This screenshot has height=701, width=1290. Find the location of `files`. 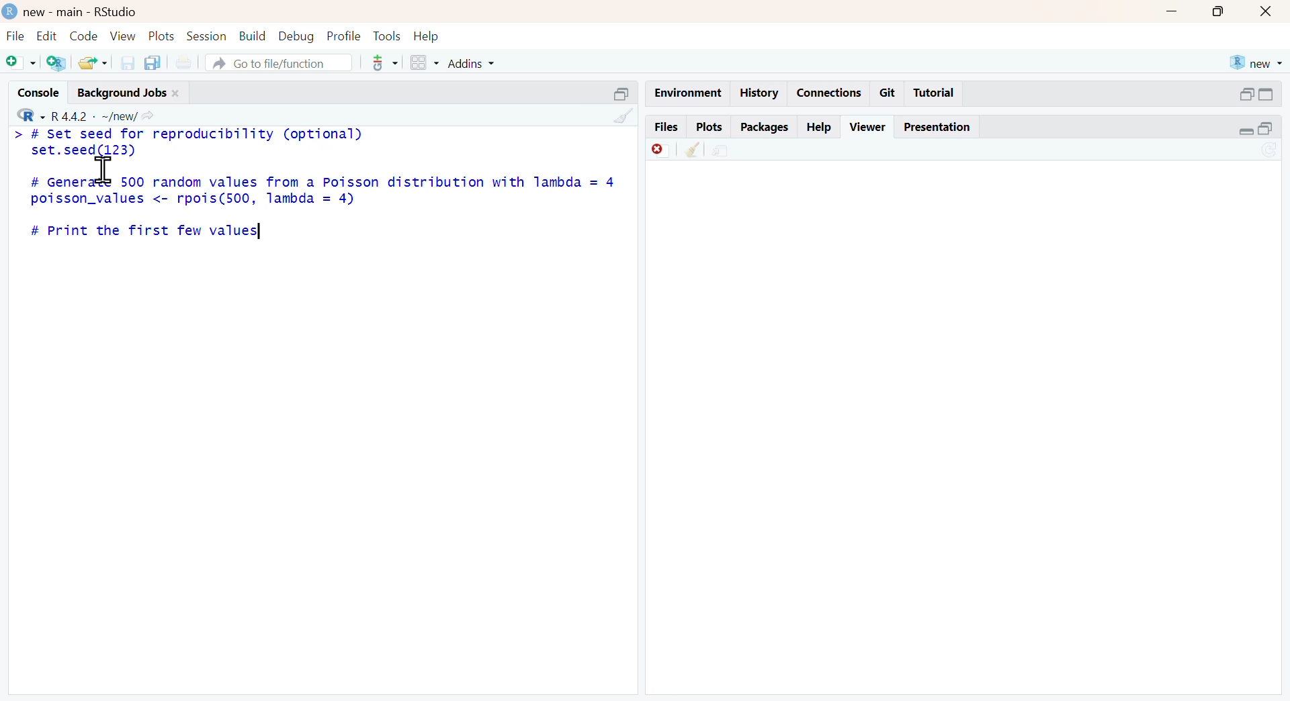

files is located at coordinates (667, 125).